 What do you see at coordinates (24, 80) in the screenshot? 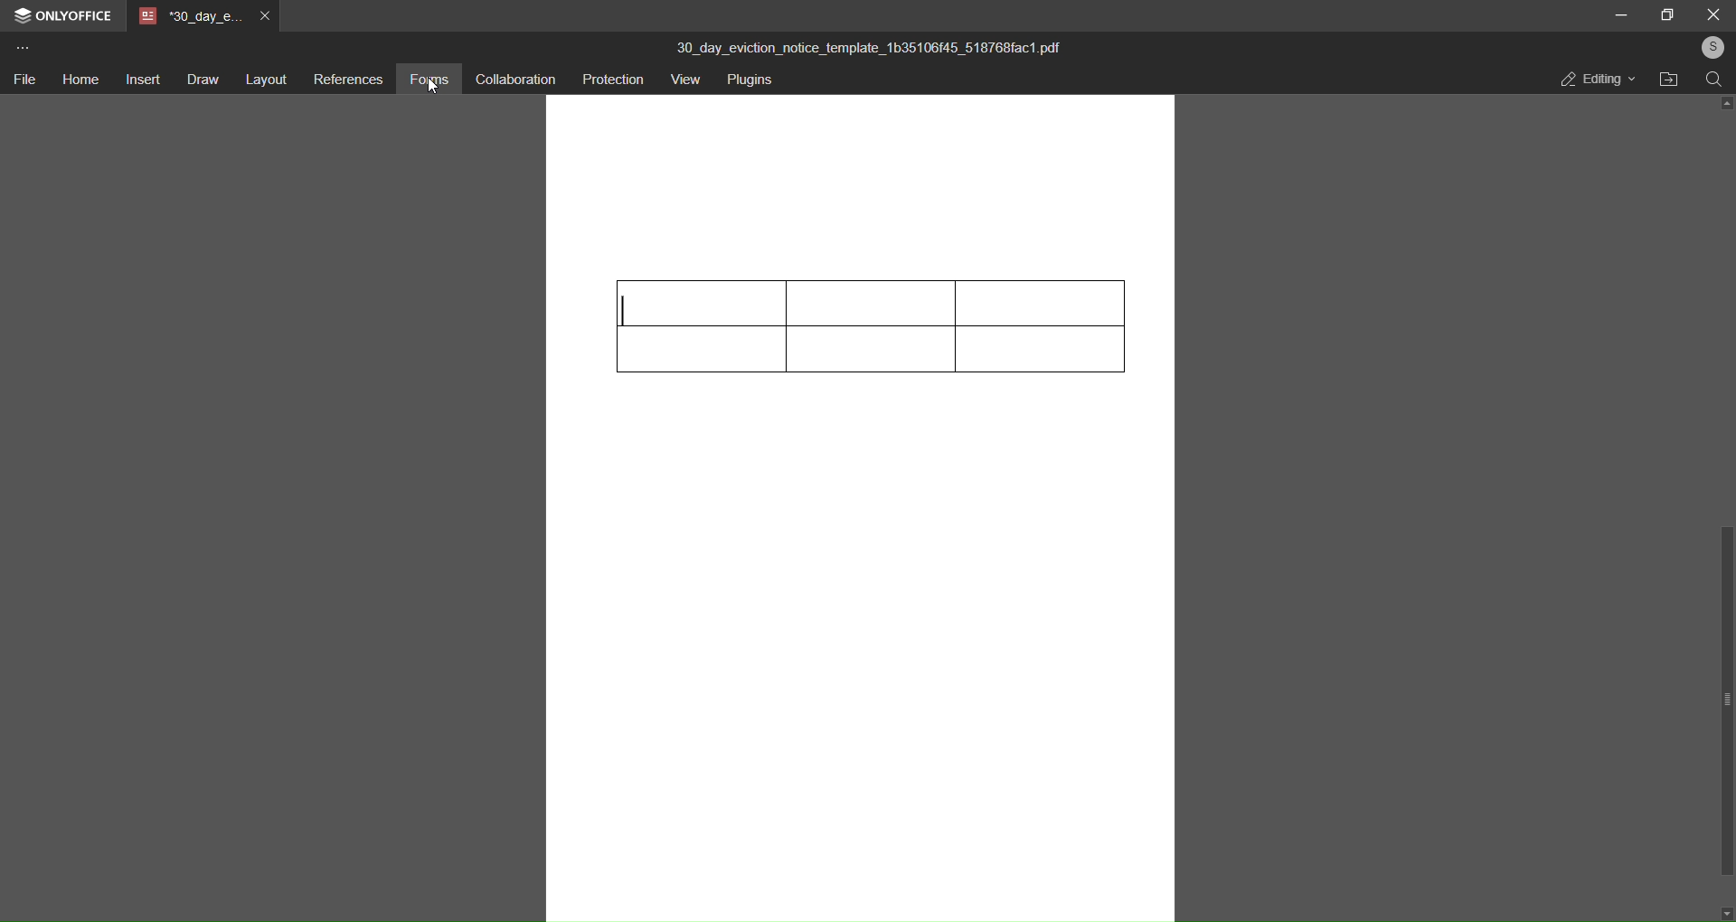
I see `file` at bounding box center [24, 80].